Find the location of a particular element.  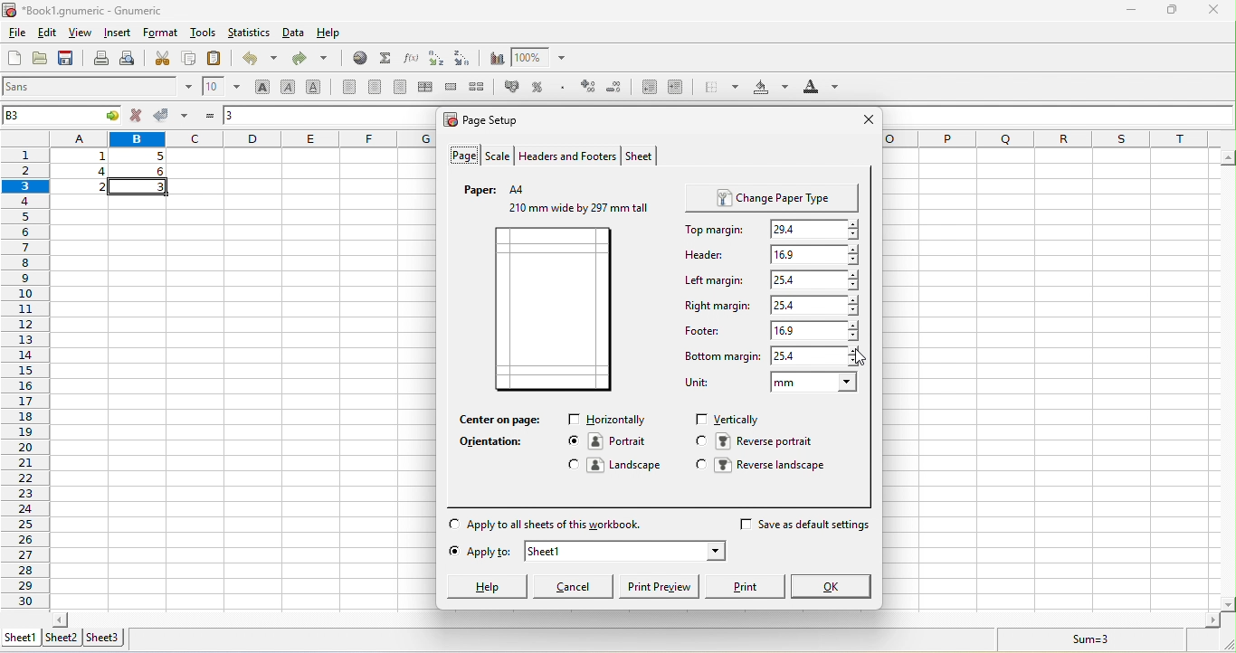

accept change is located at coordinates (174, 114).